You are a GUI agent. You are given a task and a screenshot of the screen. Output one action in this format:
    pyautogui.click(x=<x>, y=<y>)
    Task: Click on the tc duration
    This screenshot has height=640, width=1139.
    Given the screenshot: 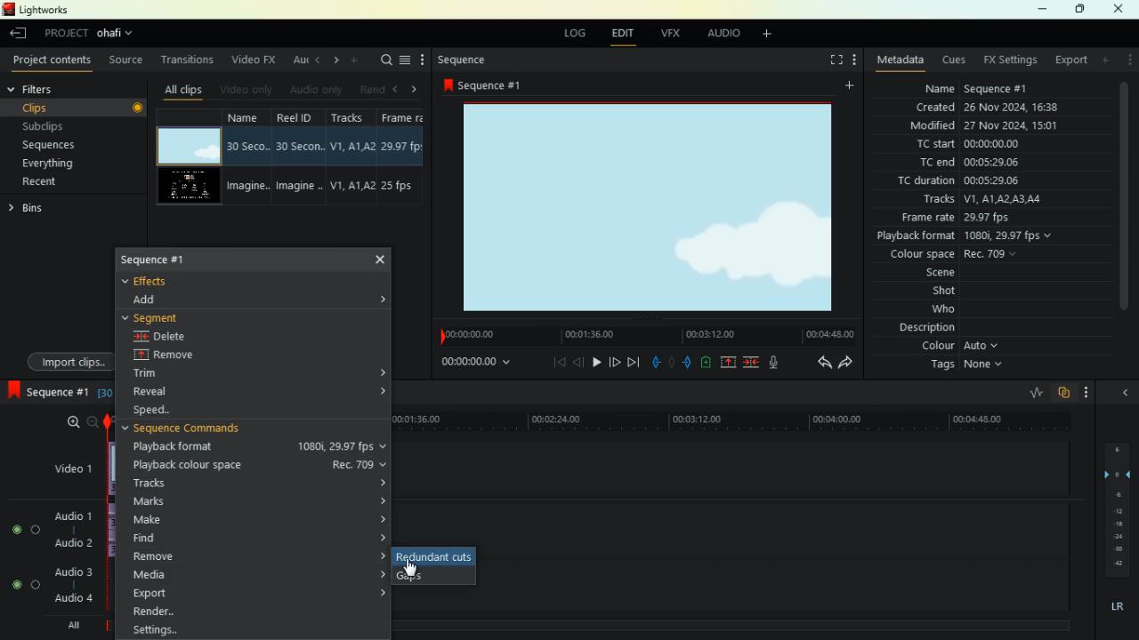 What is the action you would take?
    pyautogui.click(x=993, y=180)
    